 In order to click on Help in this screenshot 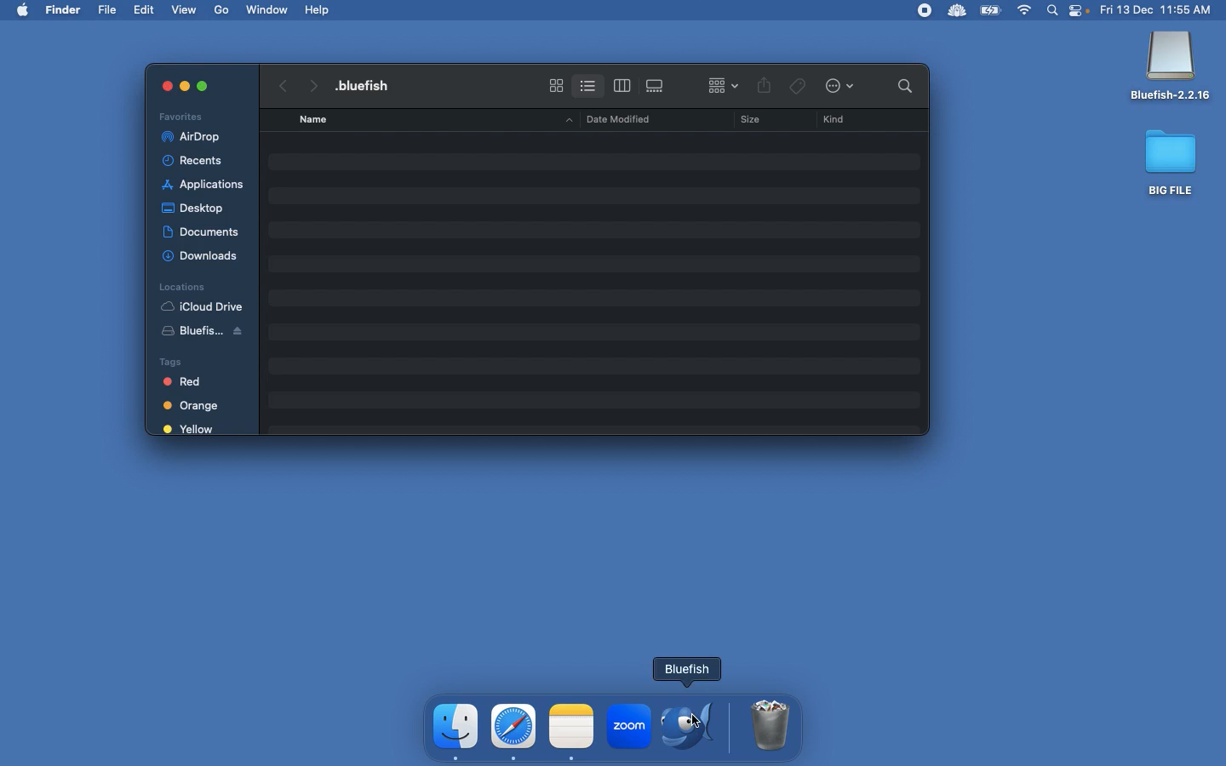, I will do `click(318, 9)`.